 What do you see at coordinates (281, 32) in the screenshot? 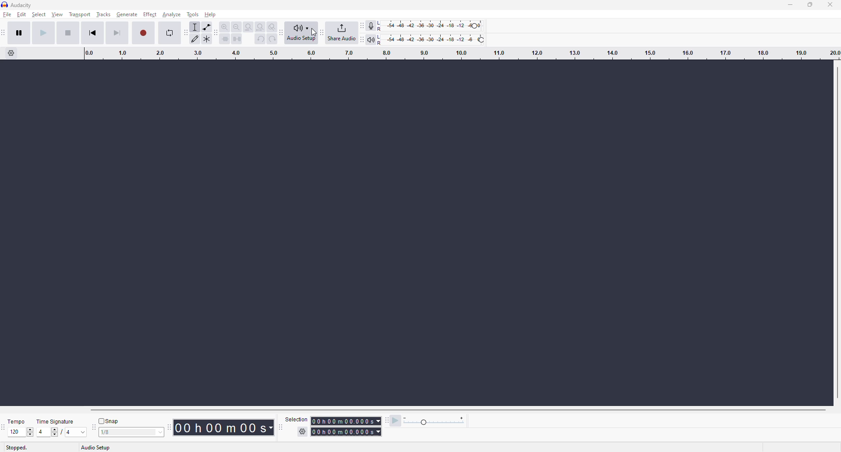
I see `audacity audio setup toolbar` at bounding box center [281, 32].